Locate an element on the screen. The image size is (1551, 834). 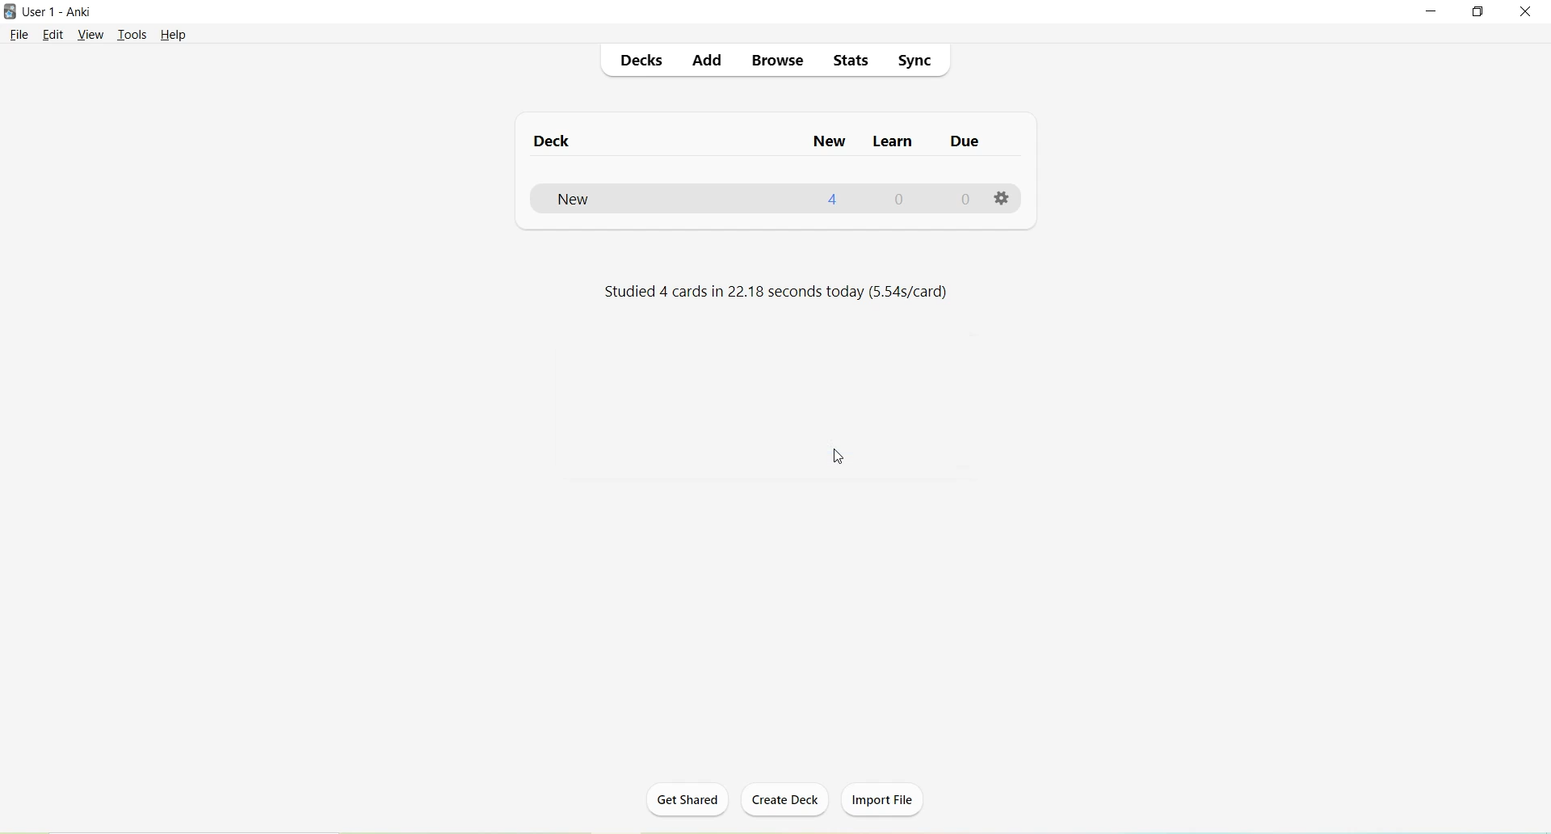
Create Deck is located at coordinates (786, 801).